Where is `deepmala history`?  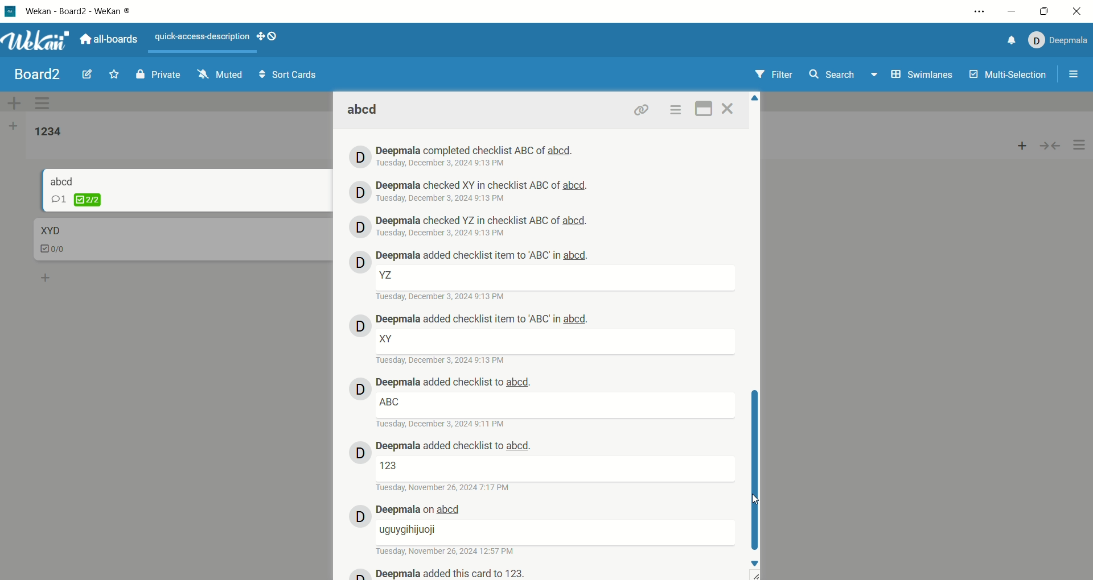
deepmala history is located at coordinates (483, 256).